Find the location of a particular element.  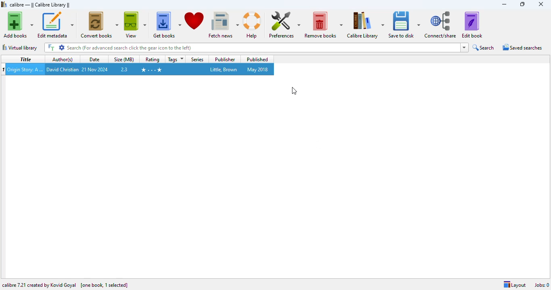

dropdown is located at coordinates (465, 47).